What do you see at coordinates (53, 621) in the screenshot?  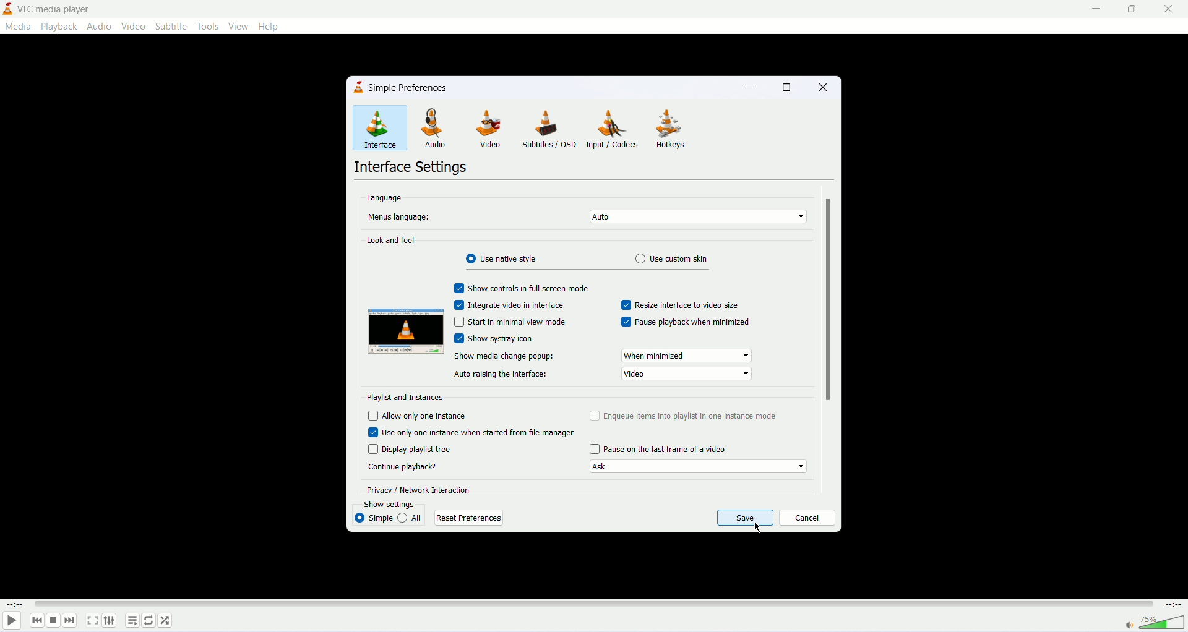 I see `stop` at bounding box center [53, 621].